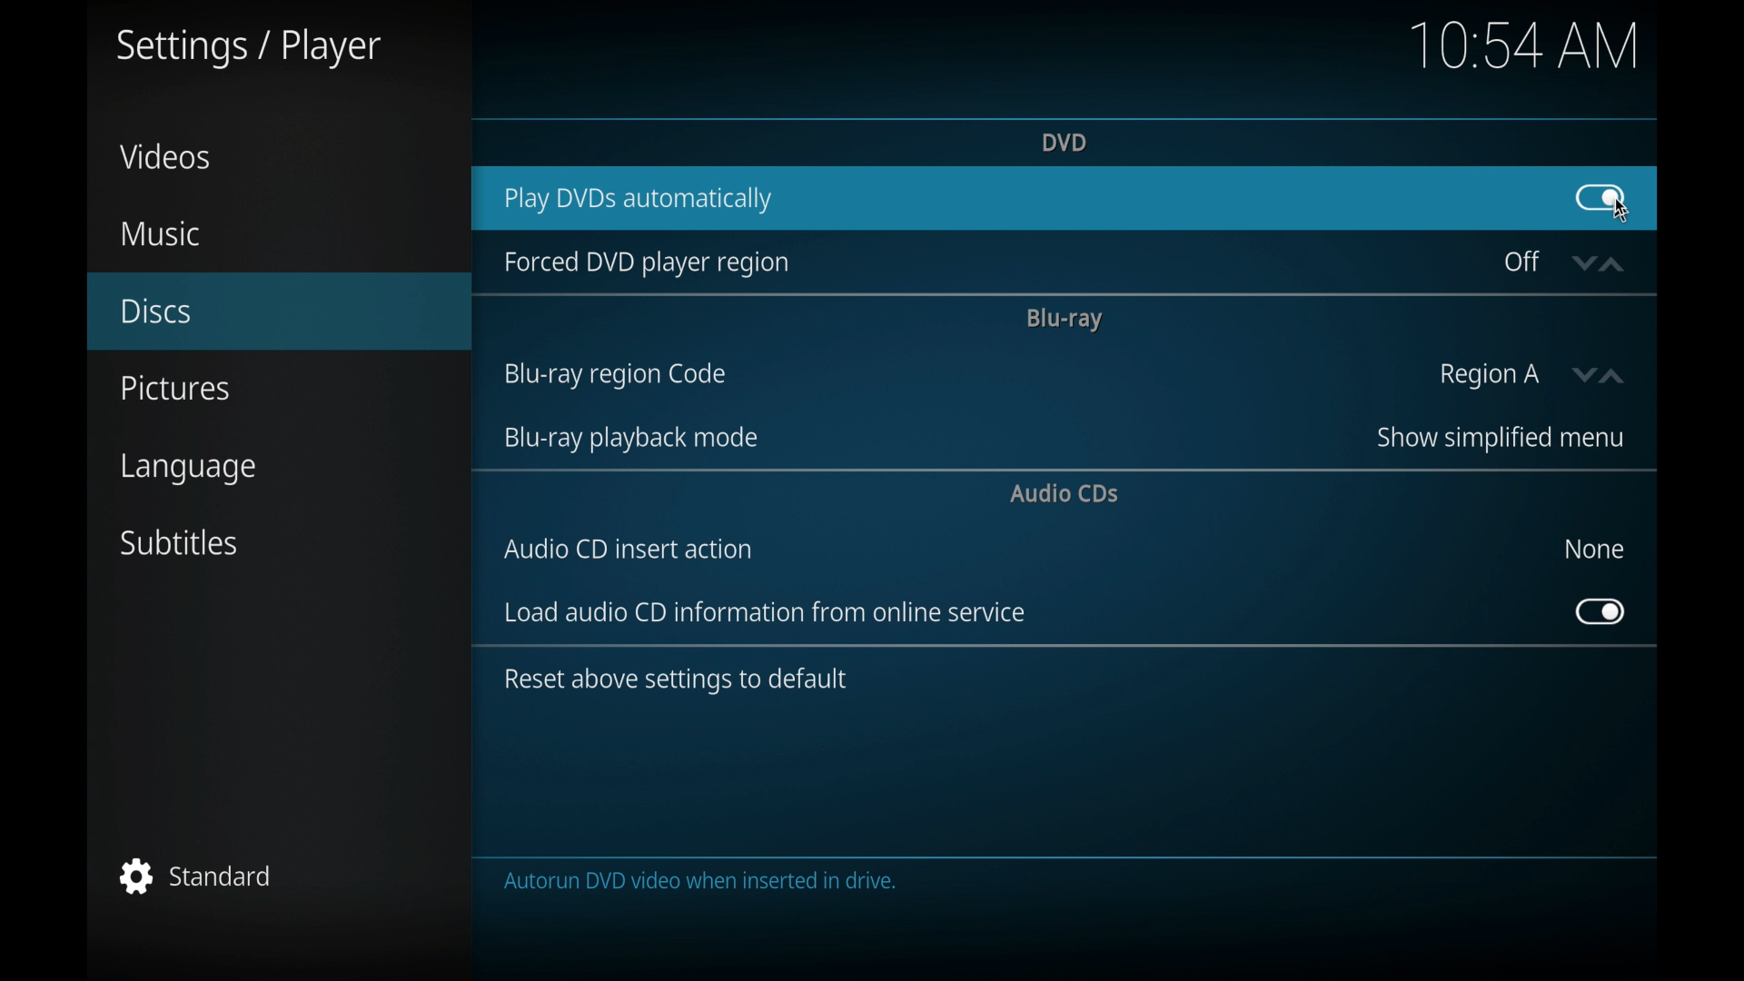 The height and width of the screenshot is (981, 1744). I want to click on videos, so click(165, 156).